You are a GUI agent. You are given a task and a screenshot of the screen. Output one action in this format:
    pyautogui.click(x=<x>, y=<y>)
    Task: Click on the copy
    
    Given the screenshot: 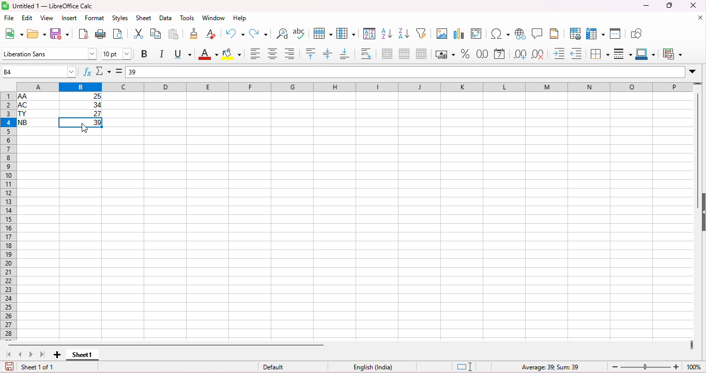 What is the action you would take?
    pyautogui.click(x=156, y=34)
    